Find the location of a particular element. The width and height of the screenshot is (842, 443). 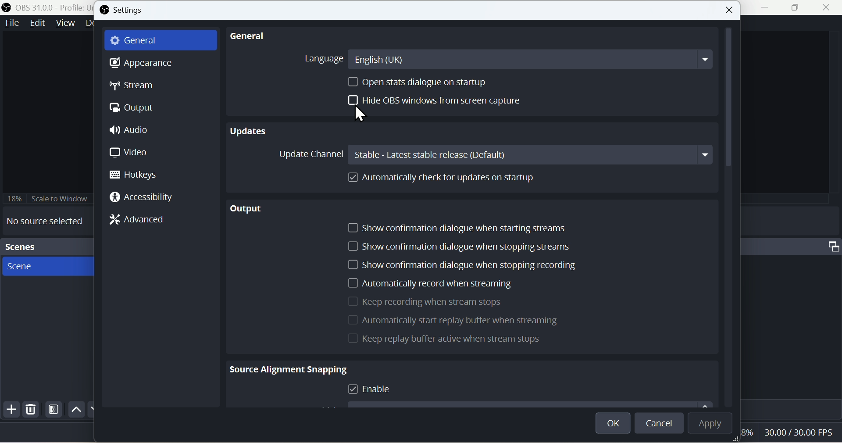

view is located at coordinates (68, 26).